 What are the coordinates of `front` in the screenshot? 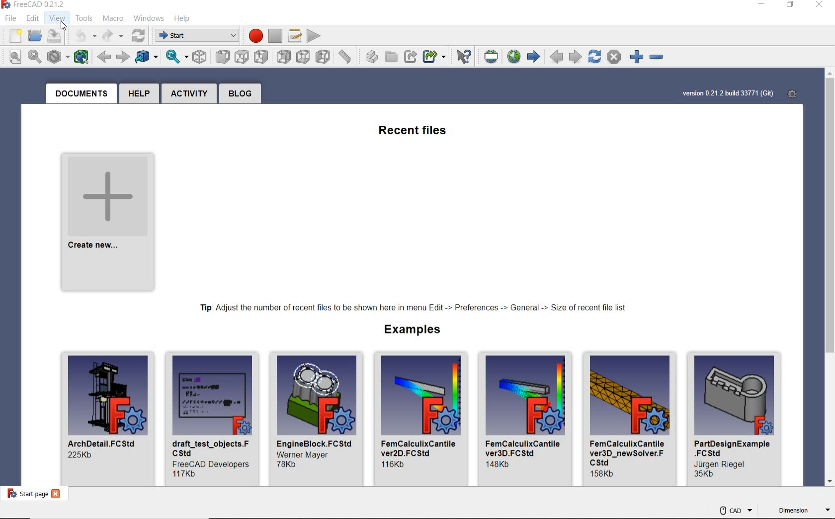 It's located at (221, 57).